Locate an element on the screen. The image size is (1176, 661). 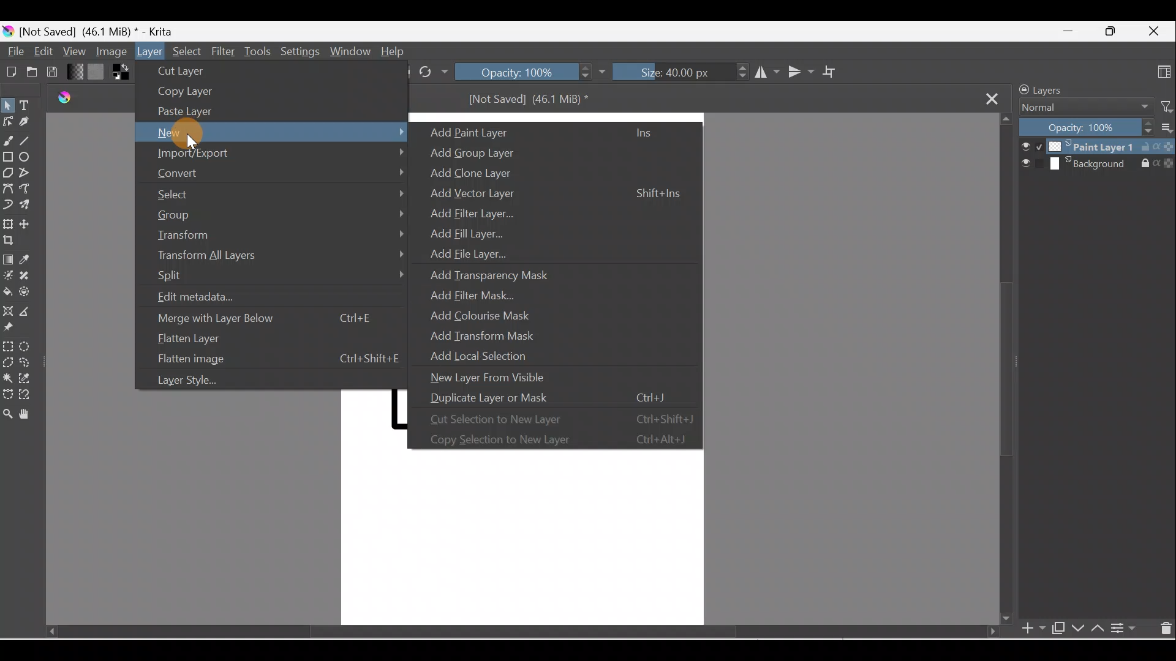
Move layer/mask down is located at coordinates (1078, 629).